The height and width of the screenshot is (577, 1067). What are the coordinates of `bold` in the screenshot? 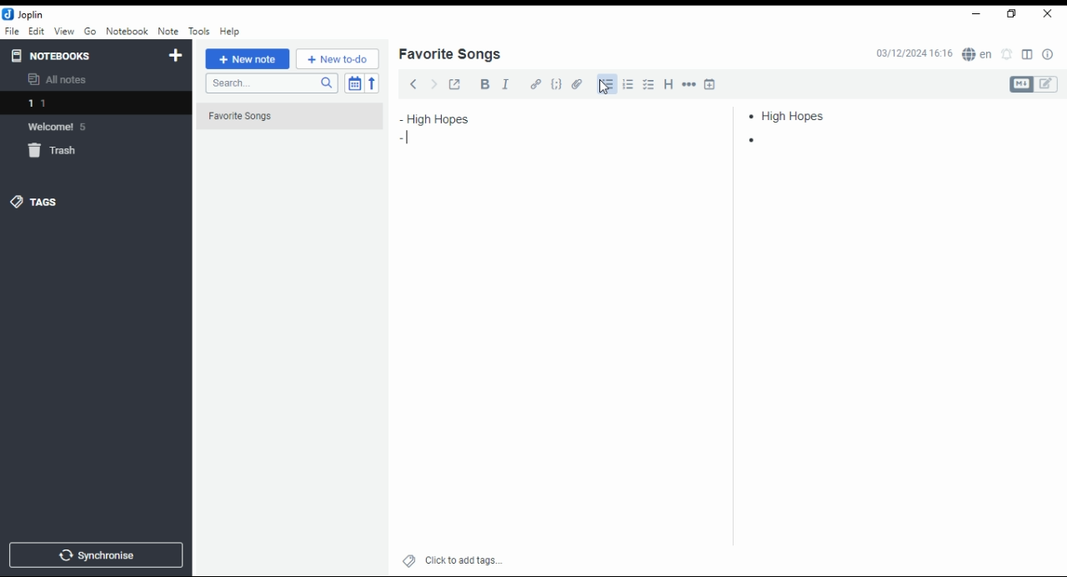 It's located at (484, 84).